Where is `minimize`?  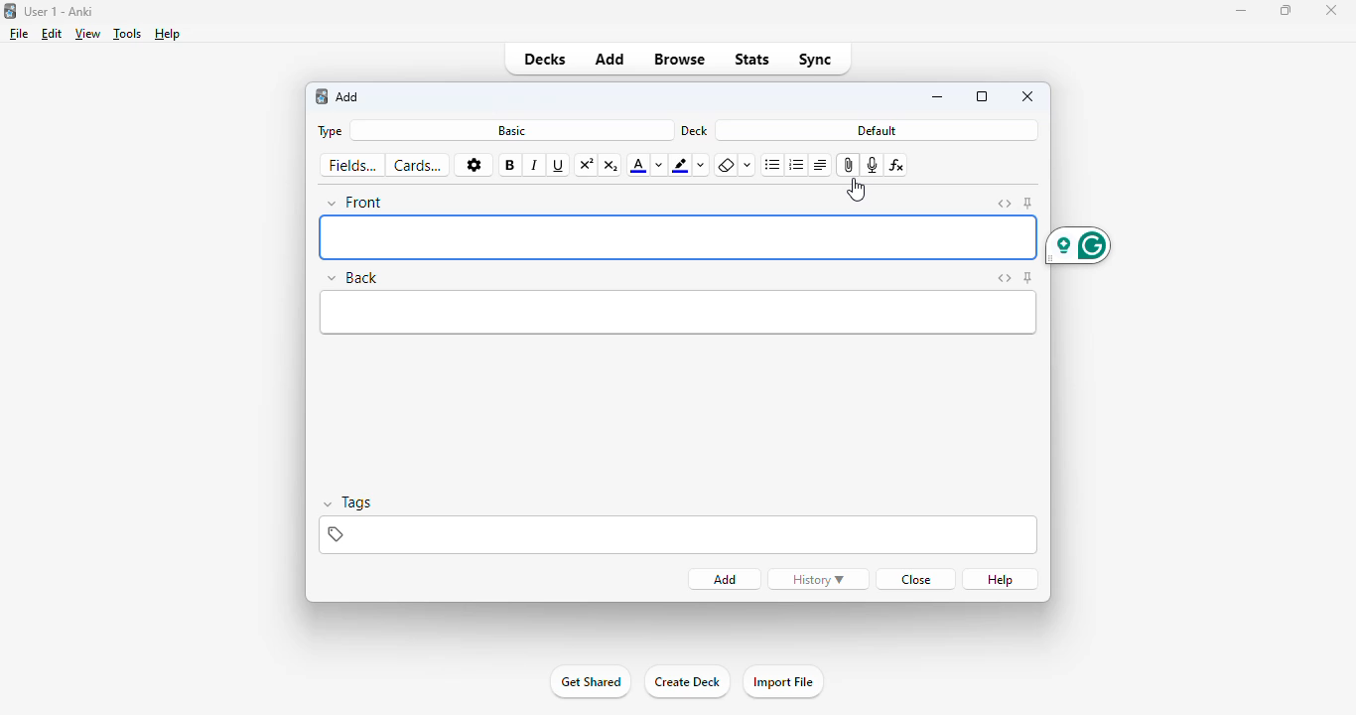
minimize is located at coordinates (1241, 11).